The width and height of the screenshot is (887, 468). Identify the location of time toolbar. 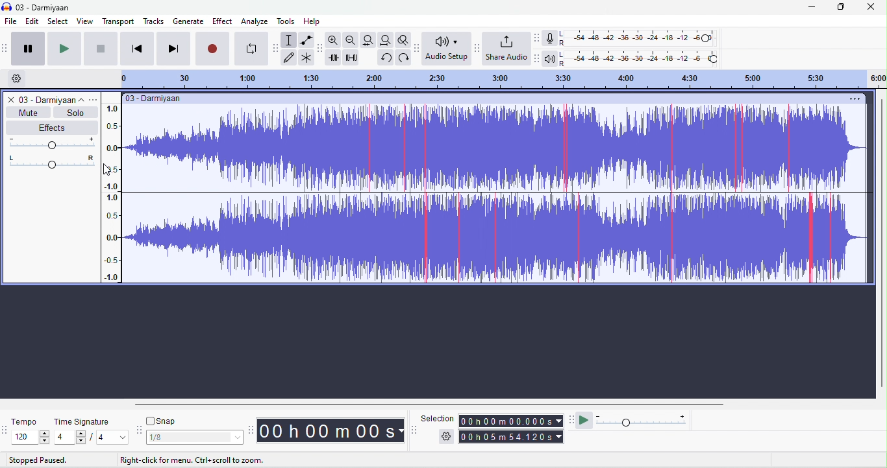
(253, 430).